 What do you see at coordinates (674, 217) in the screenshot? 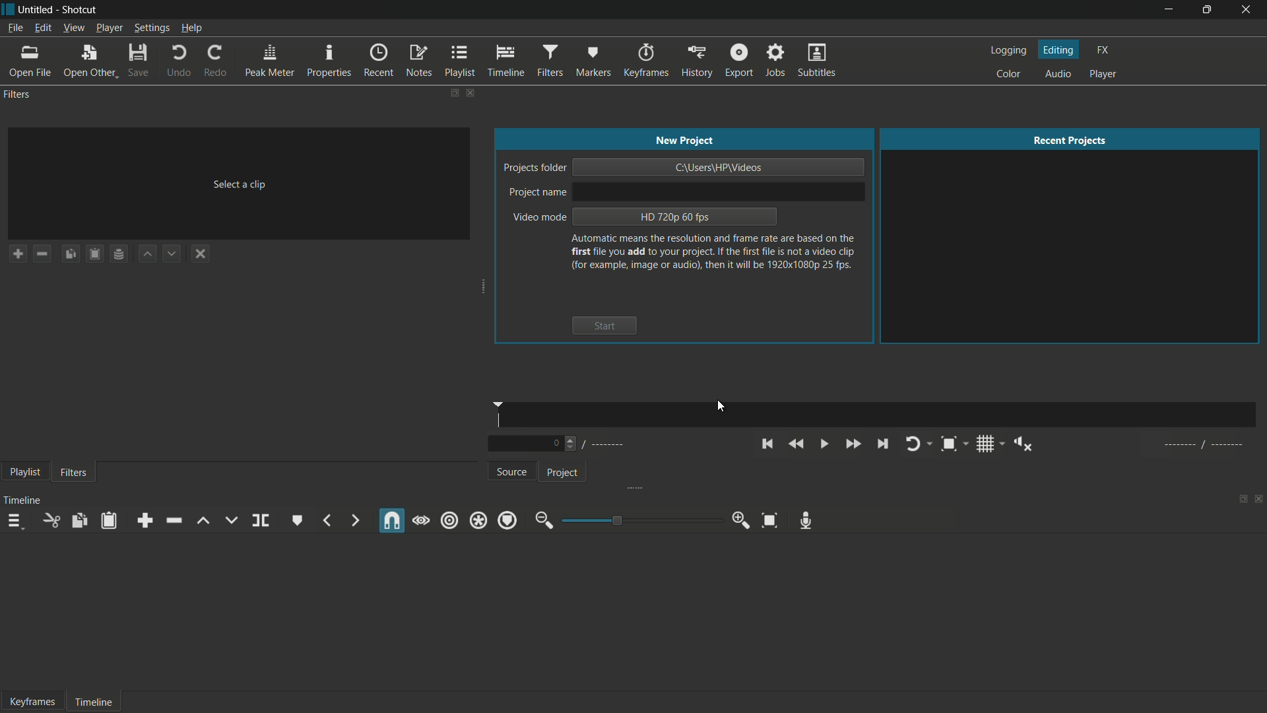
I see `hd 720p 60 fps` at bounding box center [674, 217].